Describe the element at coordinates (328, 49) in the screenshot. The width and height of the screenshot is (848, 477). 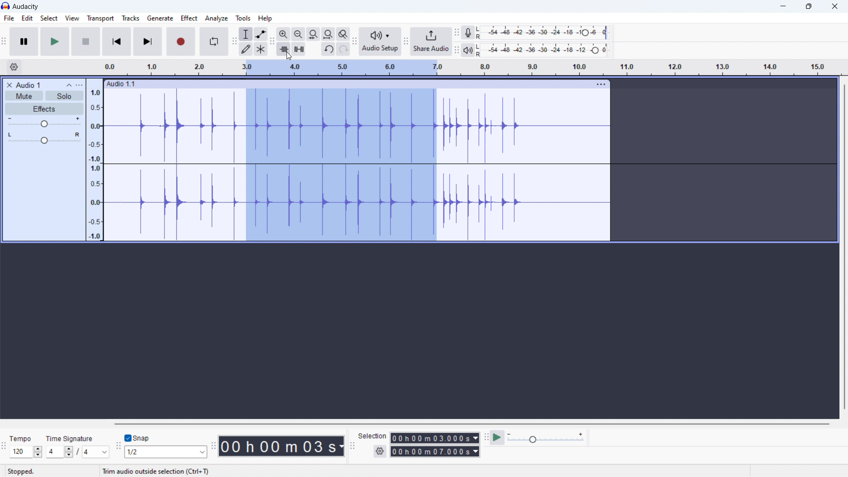
I see `undo` at that location.